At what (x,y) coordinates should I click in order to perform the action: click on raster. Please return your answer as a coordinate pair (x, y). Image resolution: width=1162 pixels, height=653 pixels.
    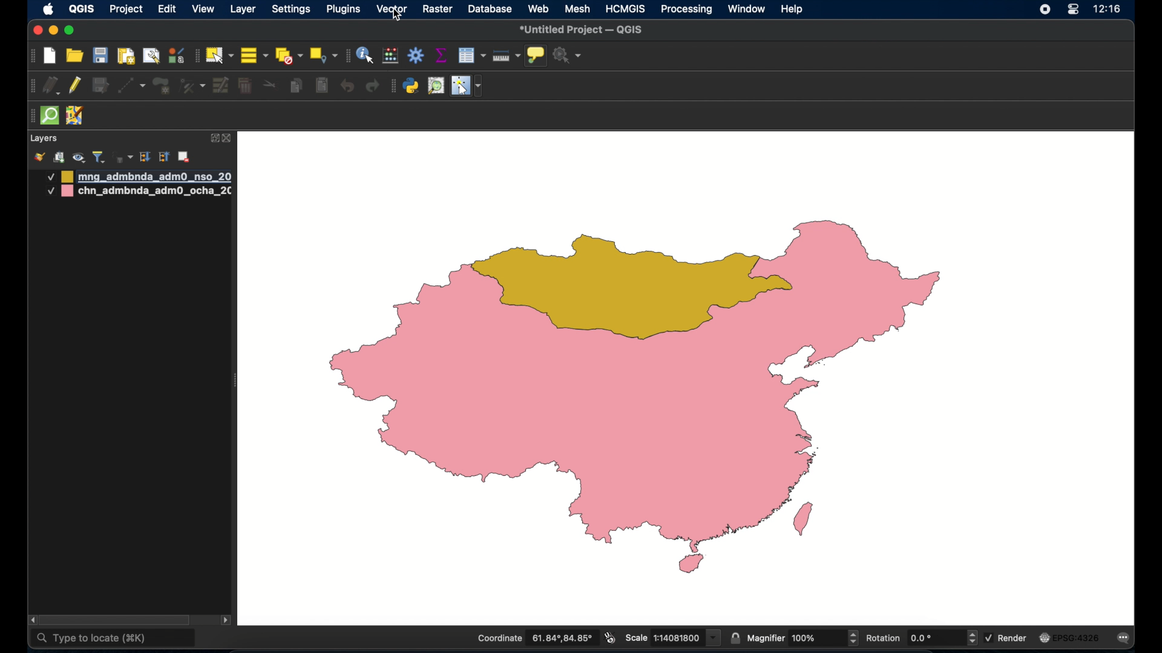
    Looking at the image, I should click on (438, 10).